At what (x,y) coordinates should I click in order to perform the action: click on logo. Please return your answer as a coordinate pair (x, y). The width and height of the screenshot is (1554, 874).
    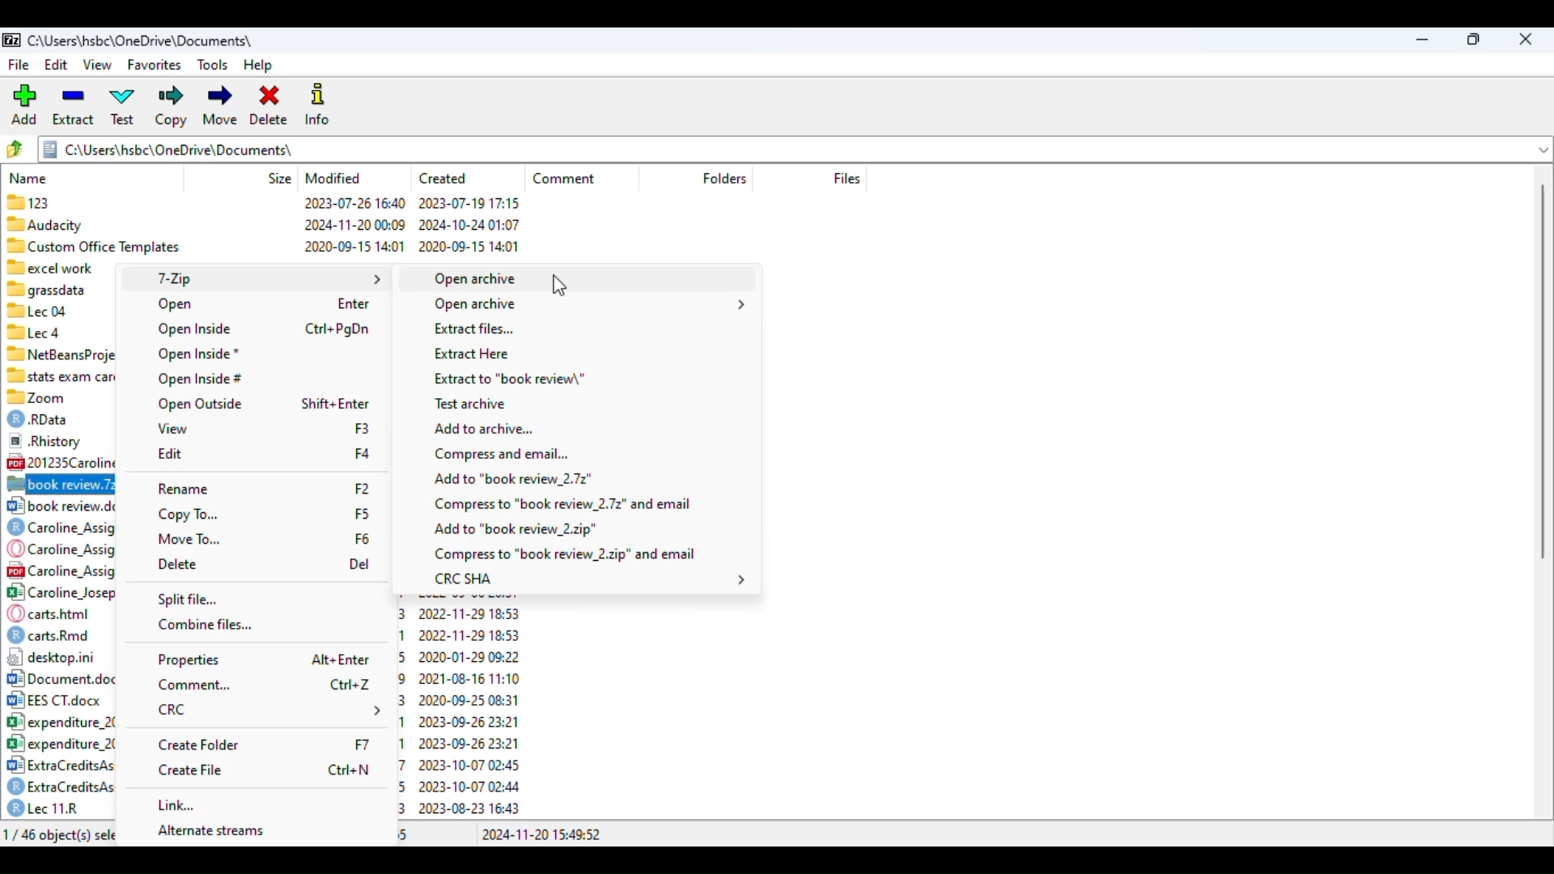
    Looking at the image, I should click on (13, 40).